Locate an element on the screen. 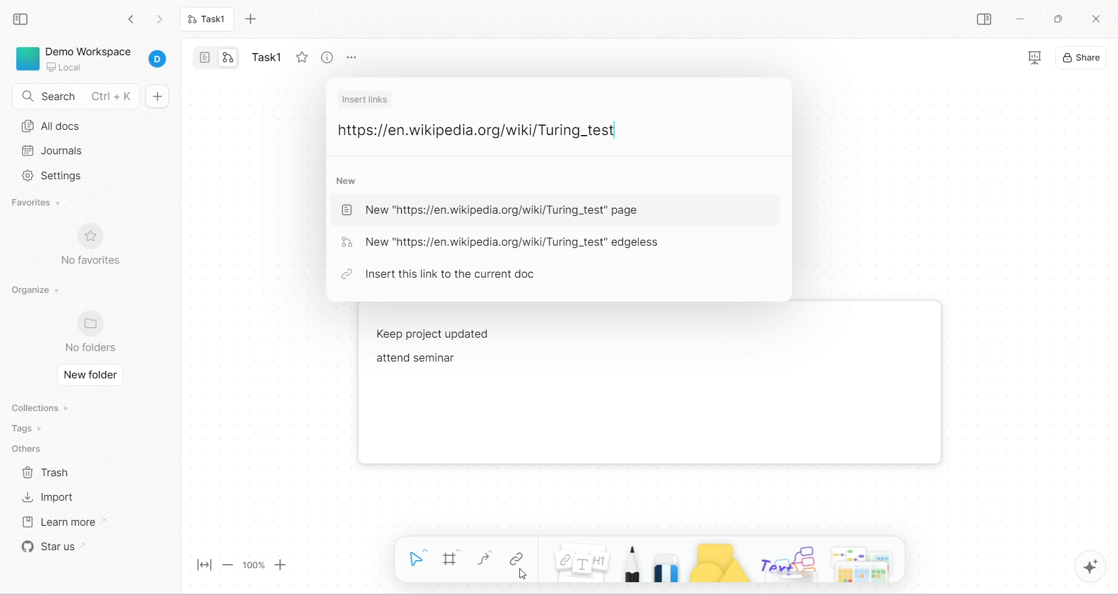 Image resolution: width=1118 pixels, height=595 pixels. favorites is located at coordinates (46, 204).